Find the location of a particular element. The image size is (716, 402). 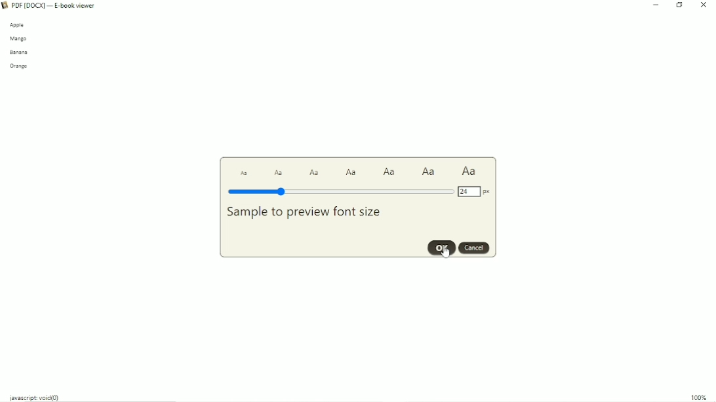

Text size is located at coordinates (352, 172).